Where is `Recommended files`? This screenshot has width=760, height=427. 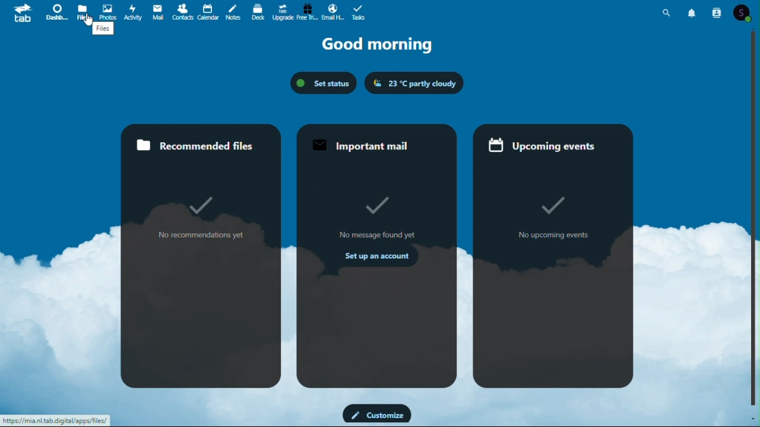 Recommended files is located at coordinates (202, 255).